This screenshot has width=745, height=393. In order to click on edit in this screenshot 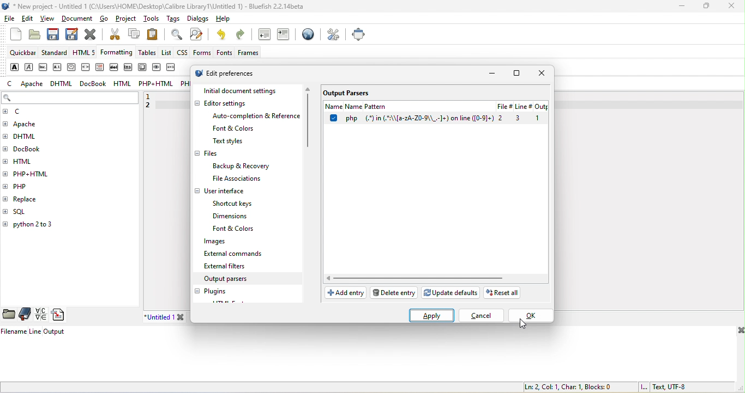, I will do `click(30, 19)`.